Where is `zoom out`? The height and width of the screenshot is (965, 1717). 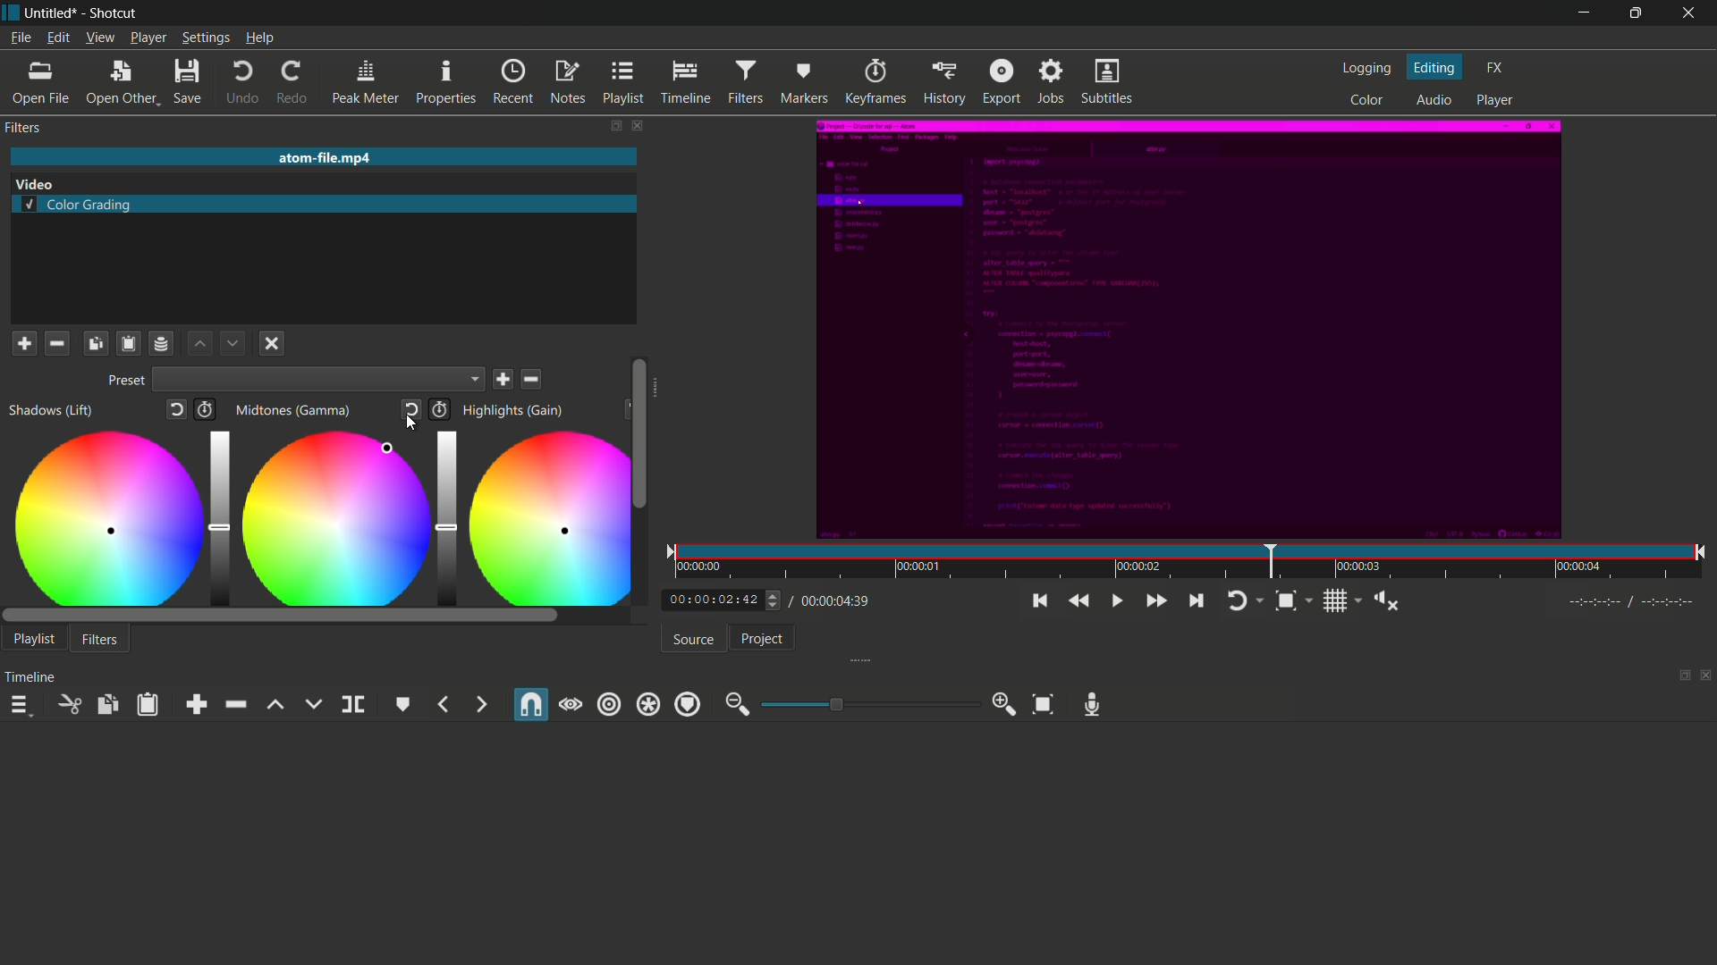
zoom out is located at coordinates (736, 705).